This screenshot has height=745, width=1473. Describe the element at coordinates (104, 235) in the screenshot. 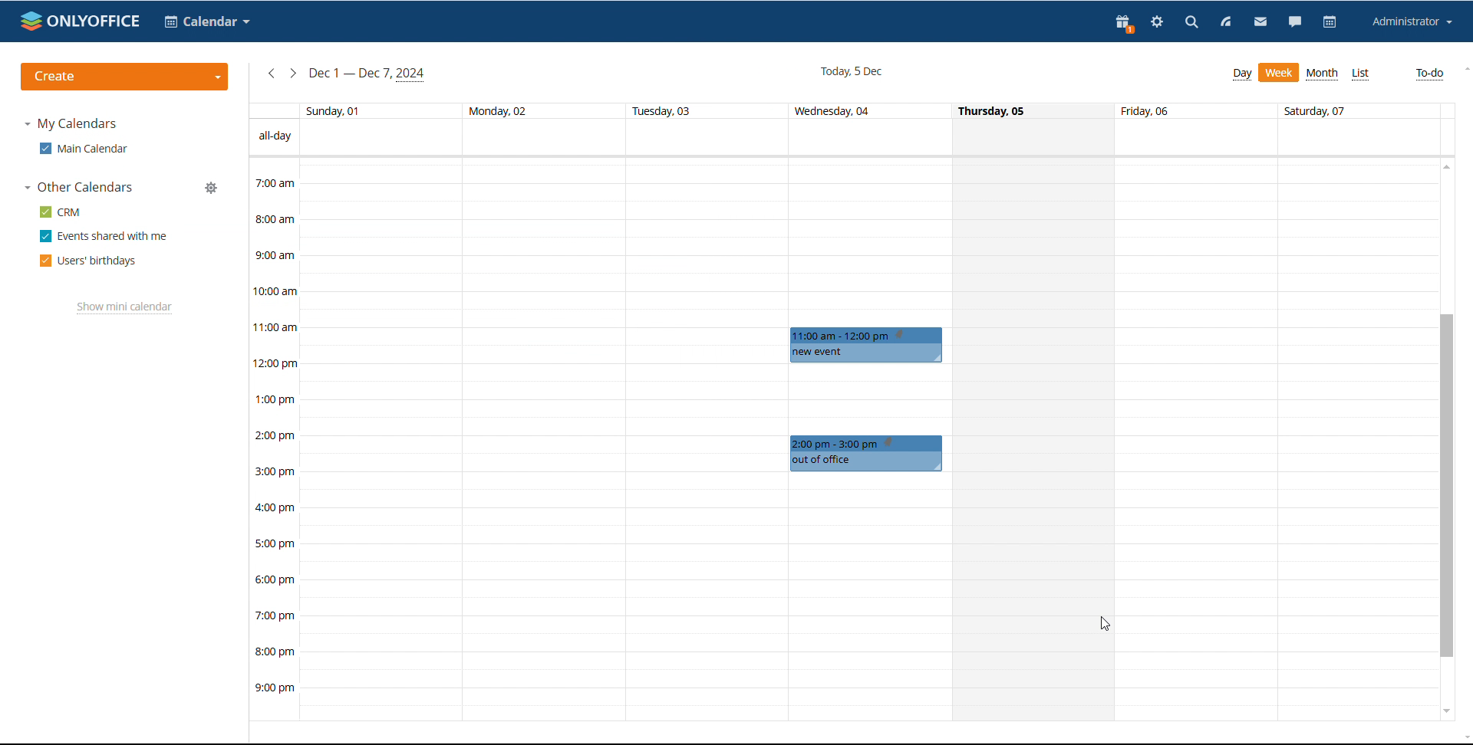

I see `events shared with me` at that location.